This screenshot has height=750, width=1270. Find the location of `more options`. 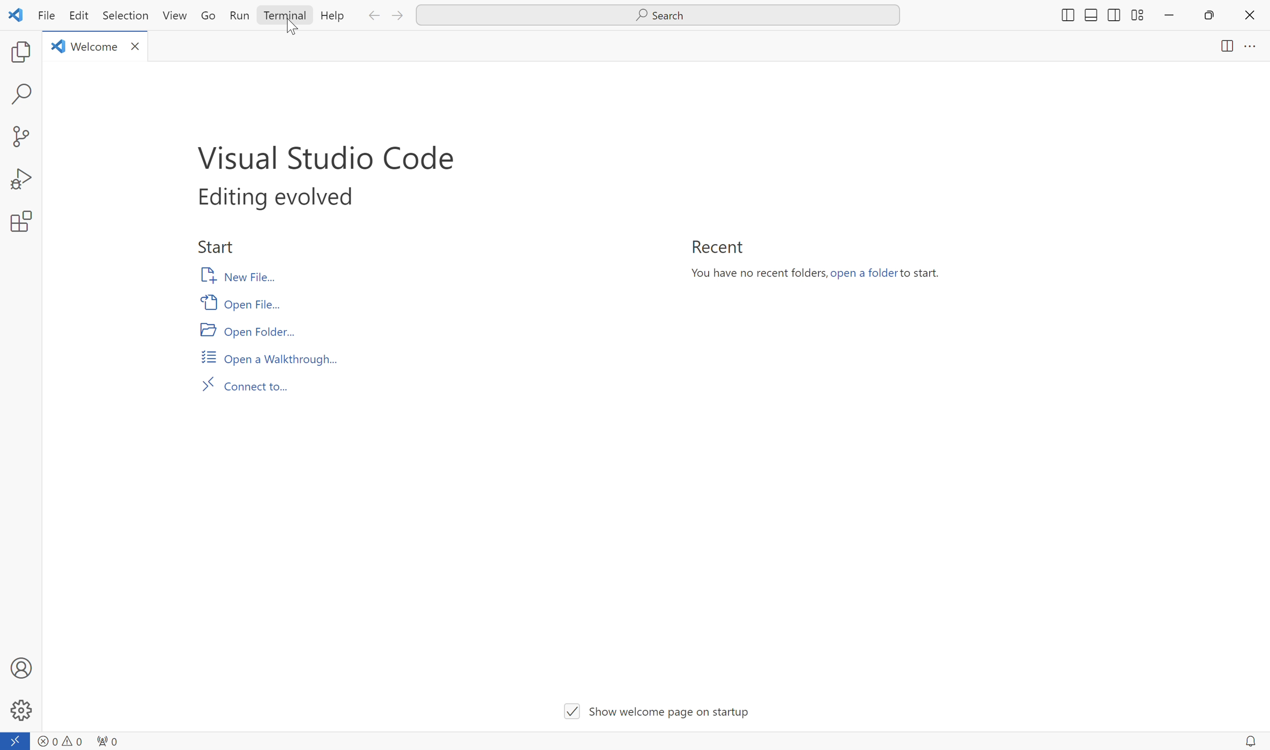

more options is located at coordinates (1250, 48).